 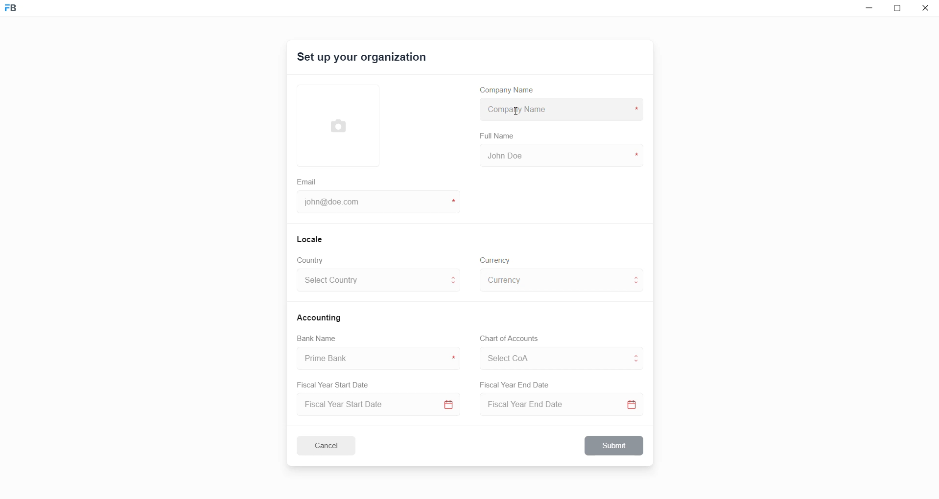 What do you see at coordinates (371, 282) in the screenshot?
I see `select country` at bounding box center [371, 282].